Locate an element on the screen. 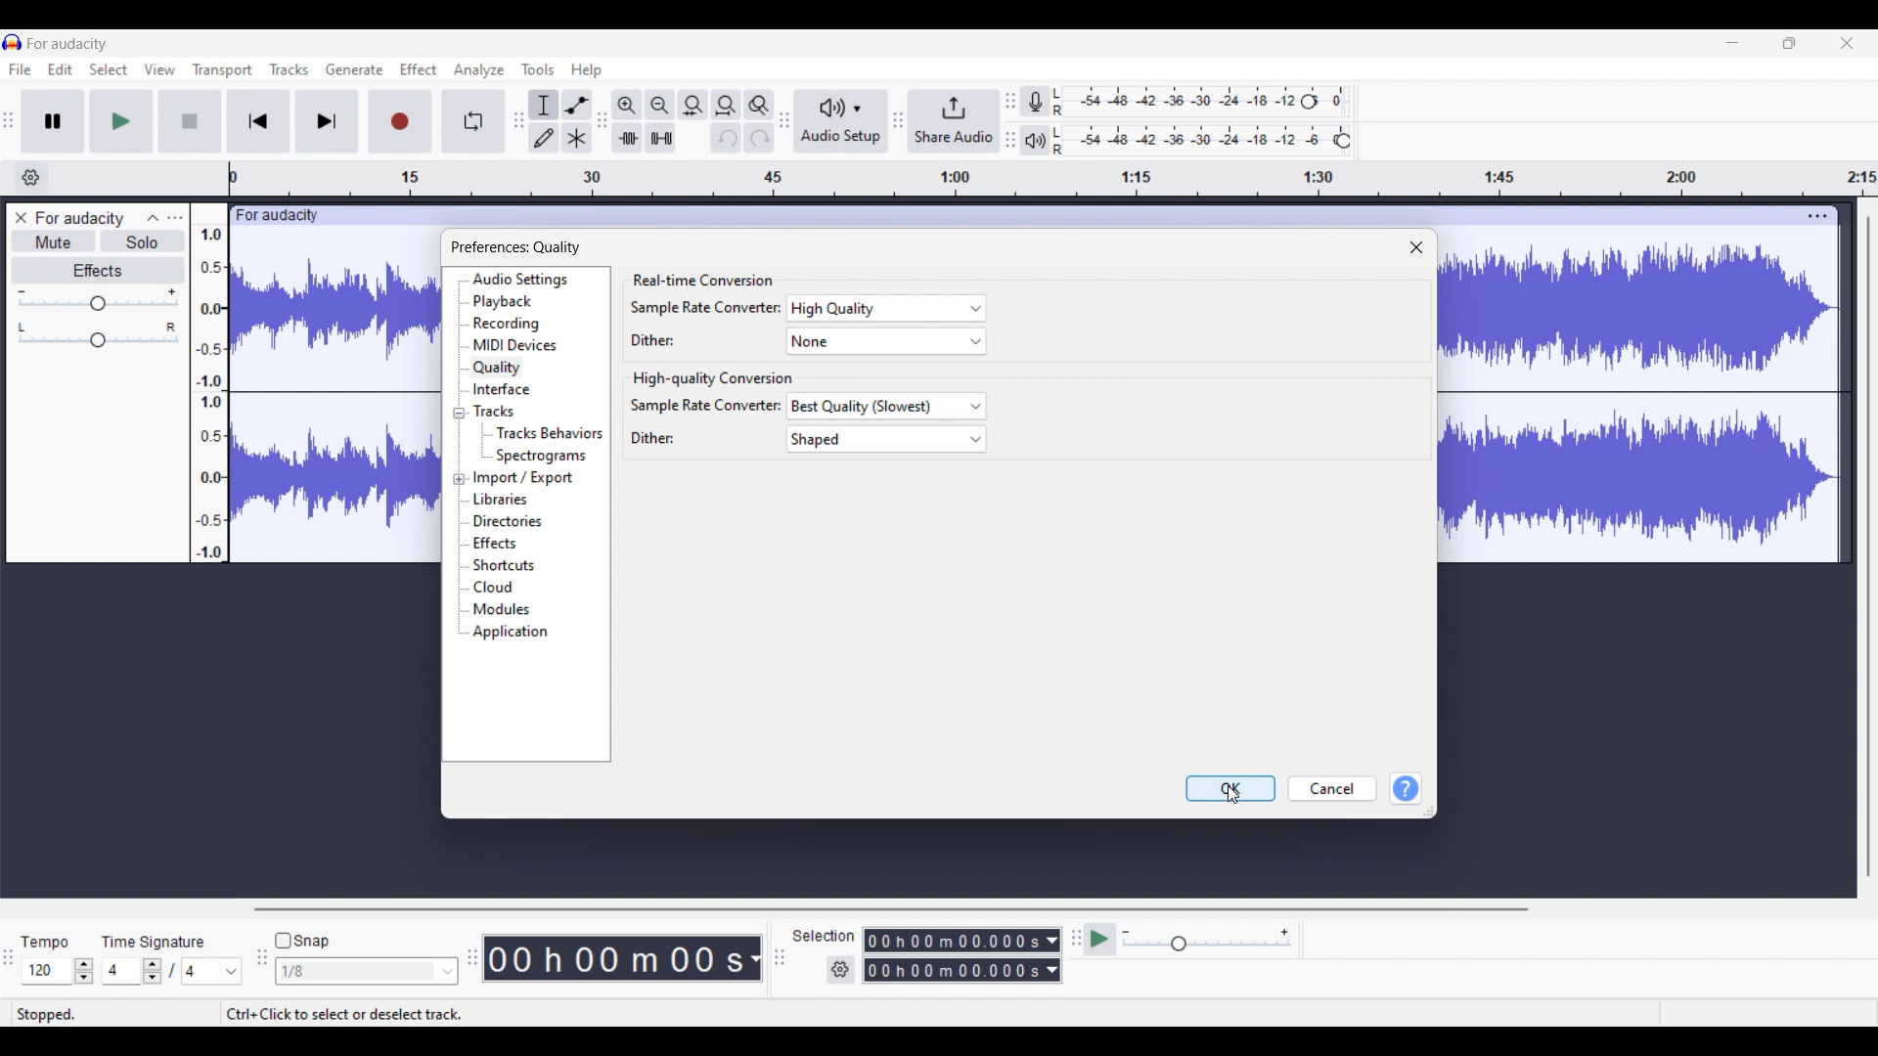 This screenshot has width=1878, height=1056. Quality, highlighted as current selection is located at coordinates (497, 368).